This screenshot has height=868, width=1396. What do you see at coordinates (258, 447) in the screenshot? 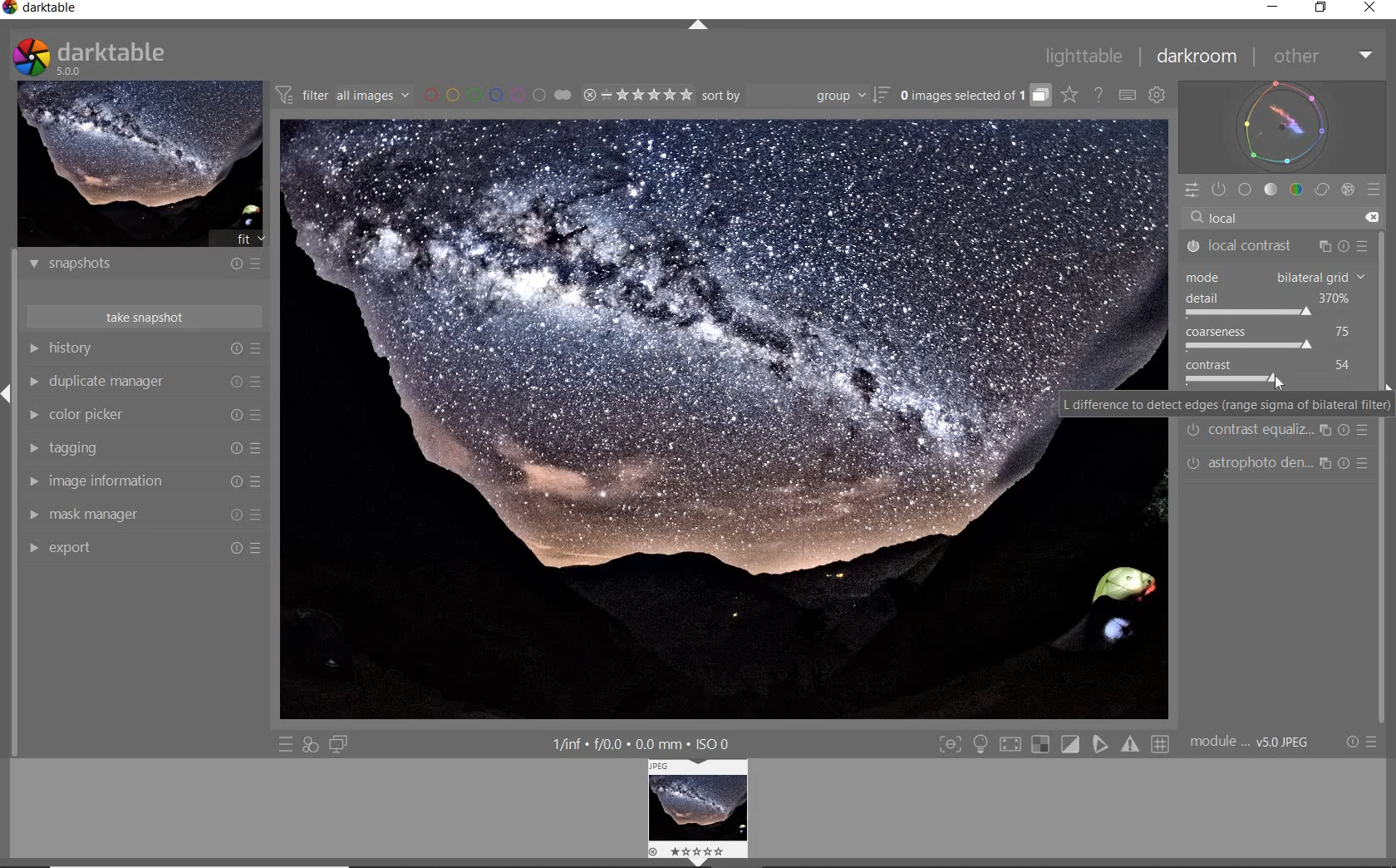
I see `Presets and preferences` at bounding box center [258, 447].